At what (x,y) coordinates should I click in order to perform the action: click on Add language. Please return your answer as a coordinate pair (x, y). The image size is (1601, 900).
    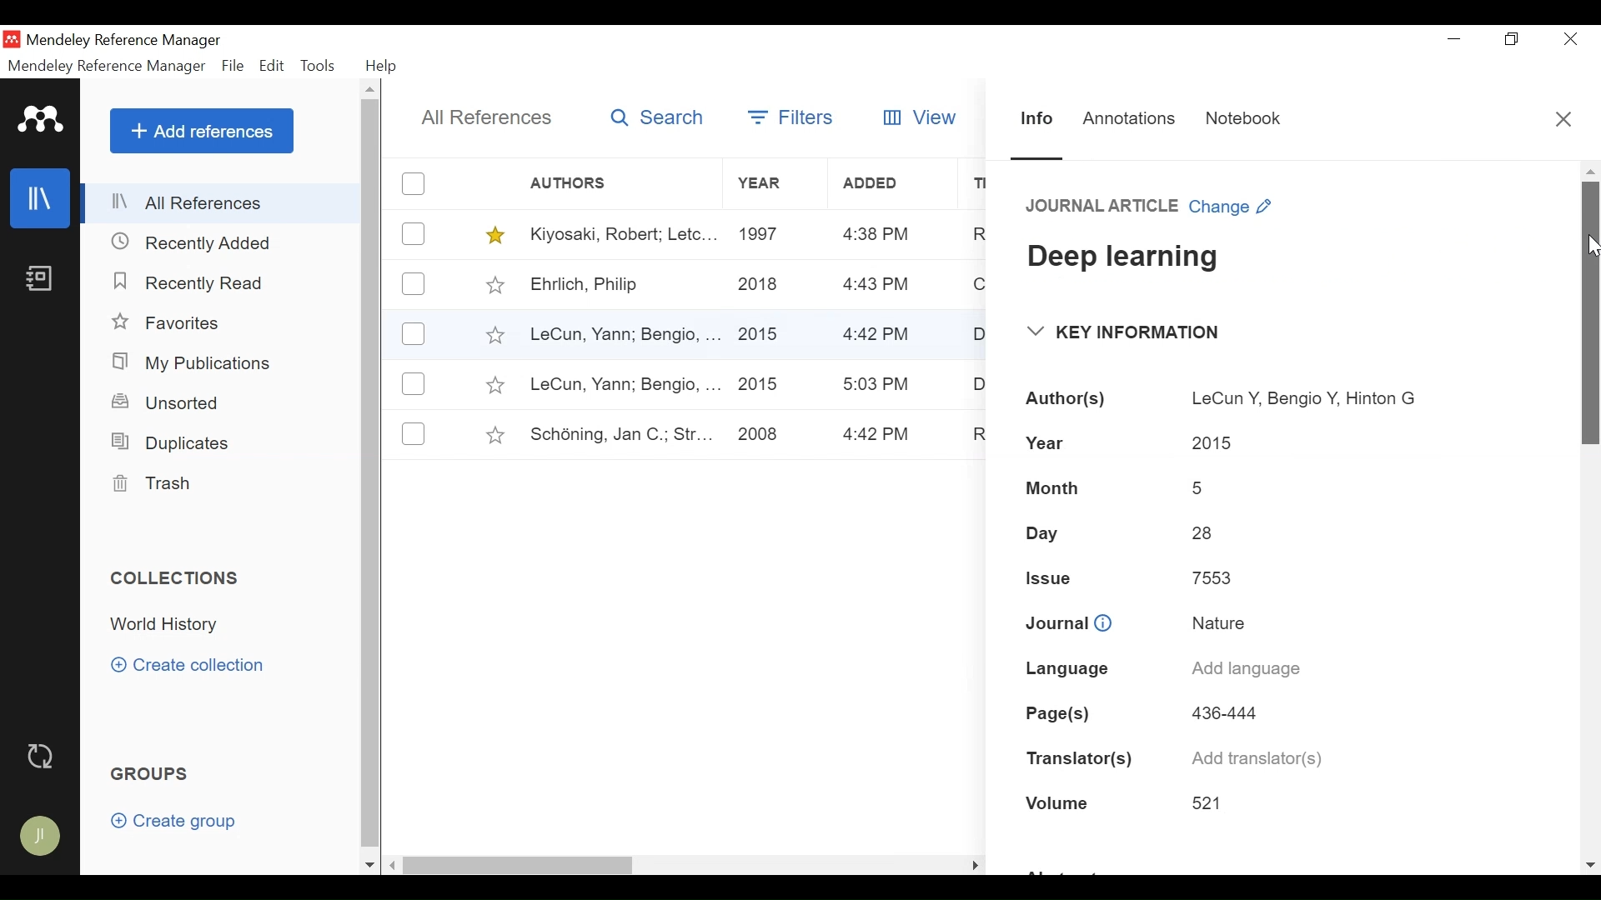
    Looking at the image, I should click on (1245, 671).